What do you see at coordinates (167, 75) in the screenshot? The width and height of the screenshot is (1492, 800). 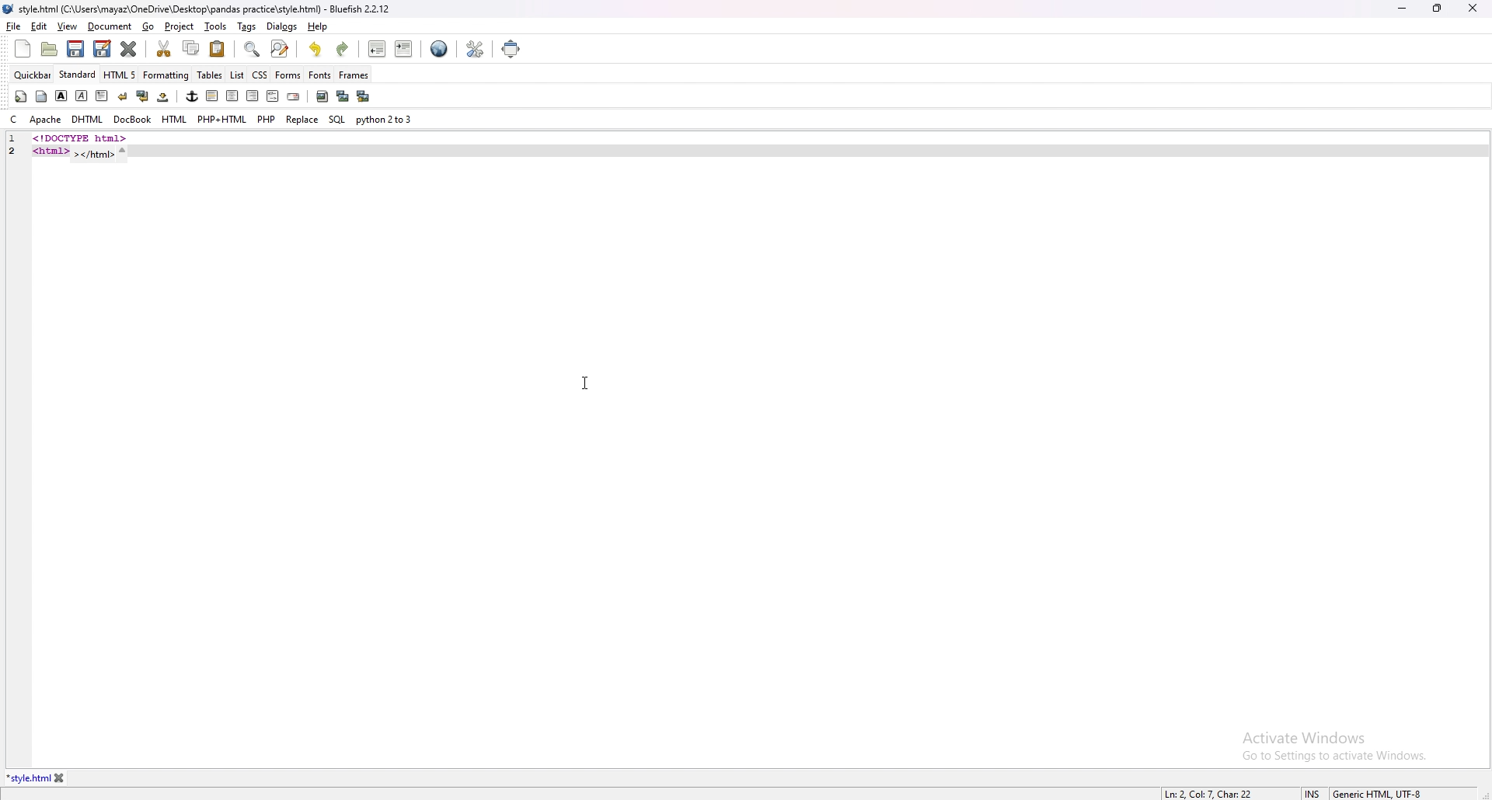 I see `formatting` at bounding box center [167, 75].